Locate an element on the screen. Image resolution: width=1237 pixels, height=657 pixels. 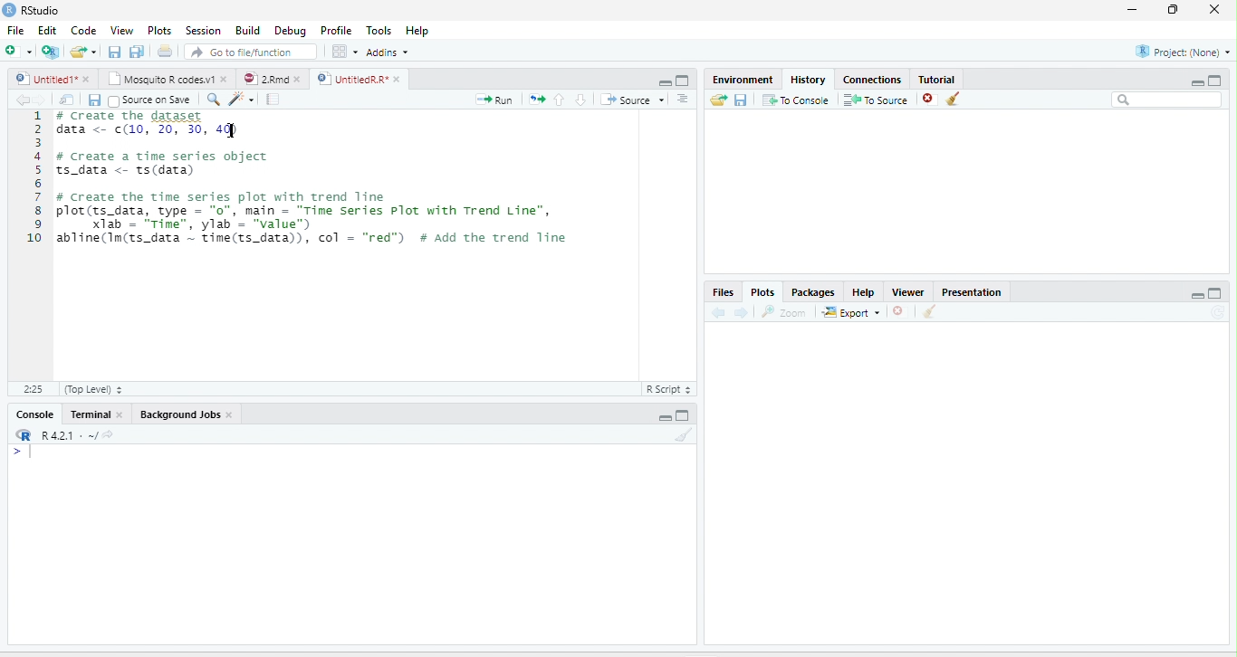
Plots is located at coordinates (159, 30).